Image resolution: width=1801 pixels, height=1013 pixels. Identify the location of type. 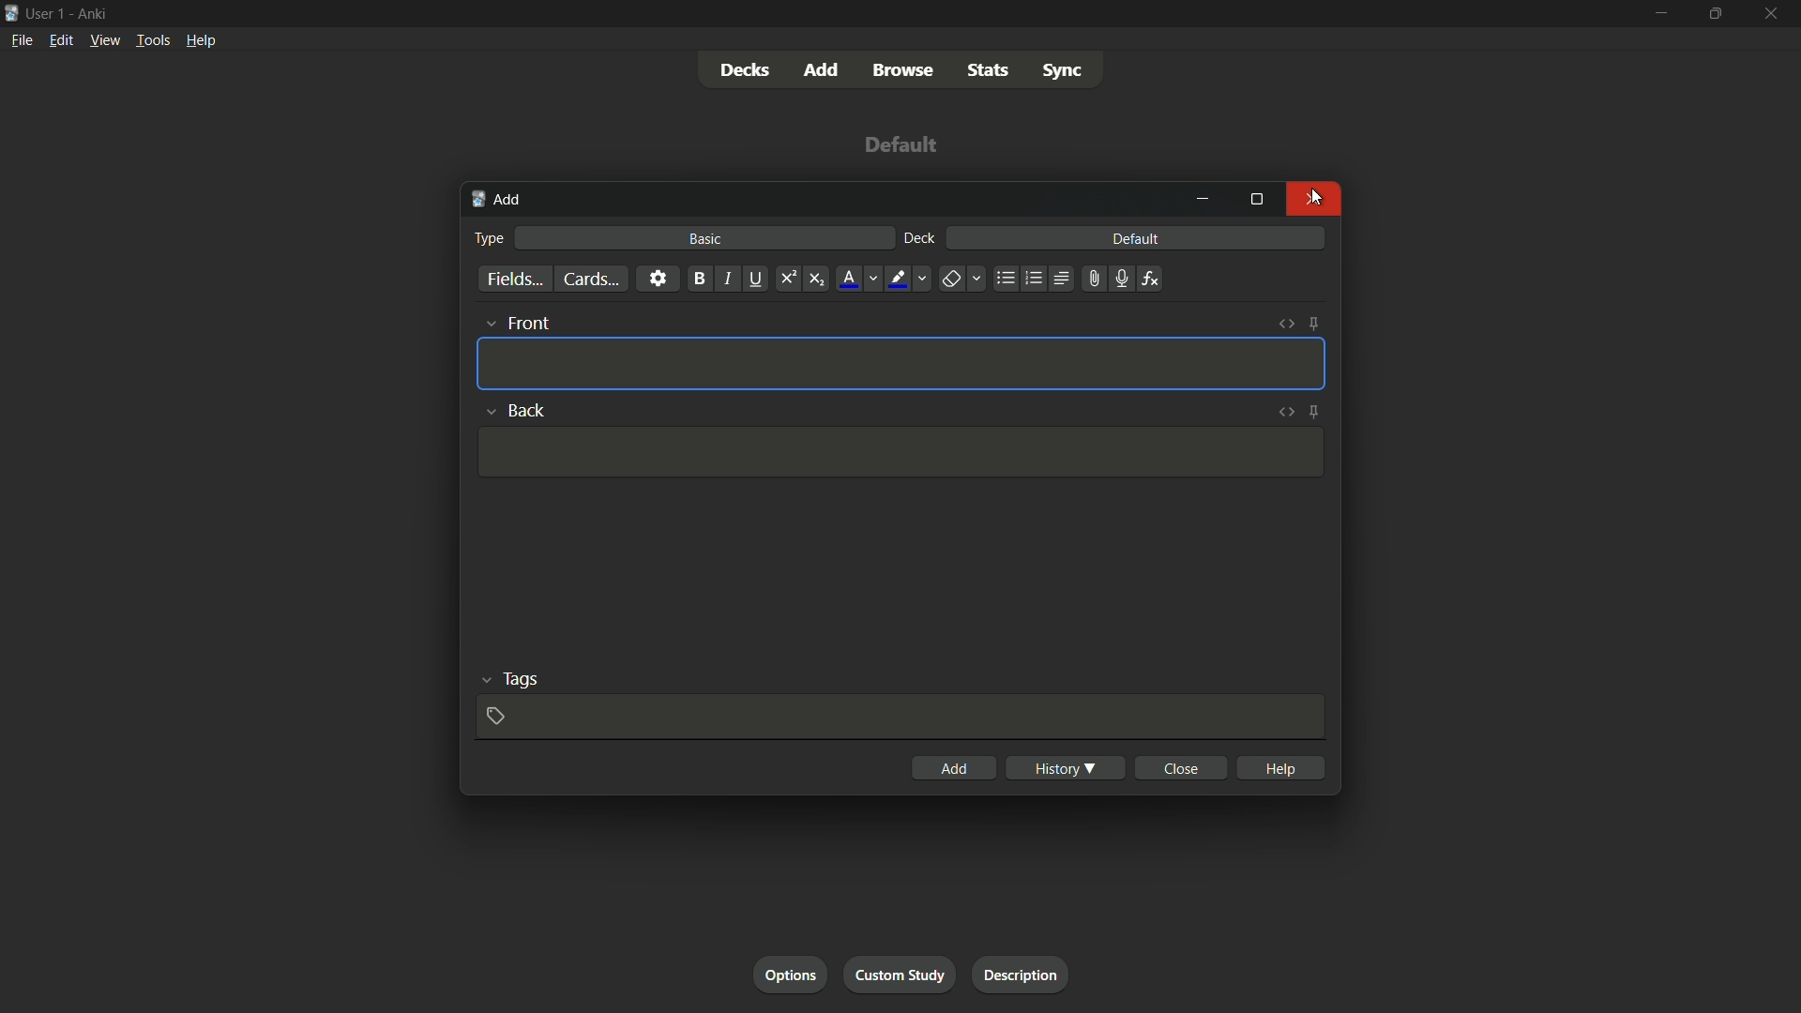
(490, 237).